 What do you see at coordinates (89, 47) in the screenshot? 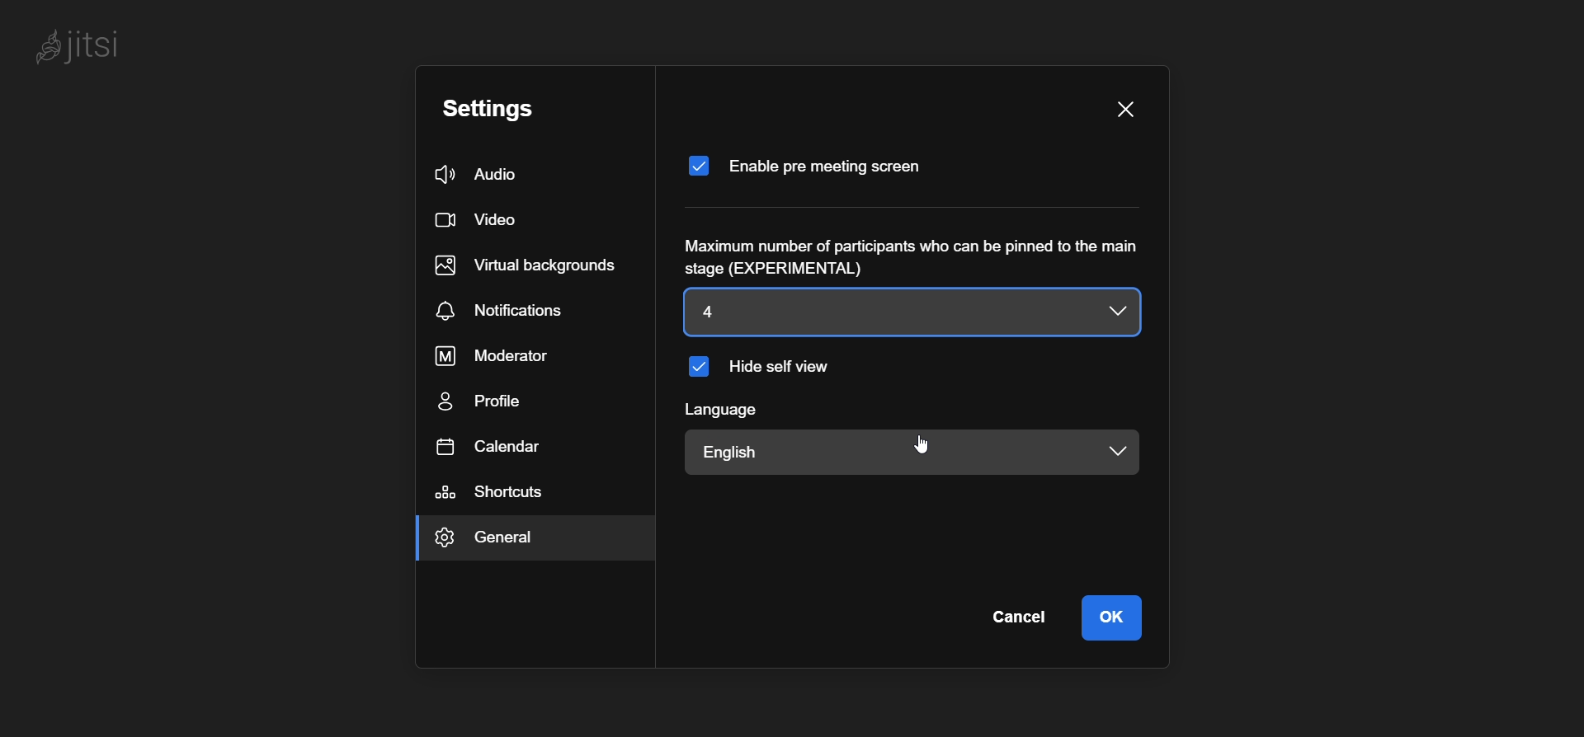
I see `jitsi` at bounding box center [89, 47].